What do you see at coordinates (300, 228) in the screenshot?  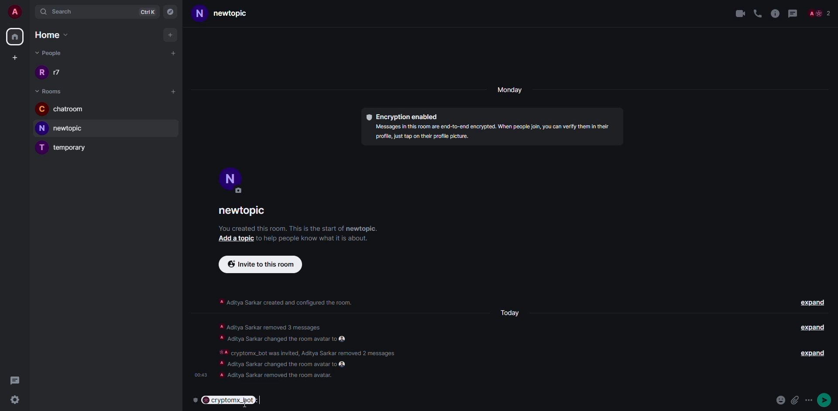 I see `You created this room. This is the start of newtopic.` at bounding box center [300, 228].